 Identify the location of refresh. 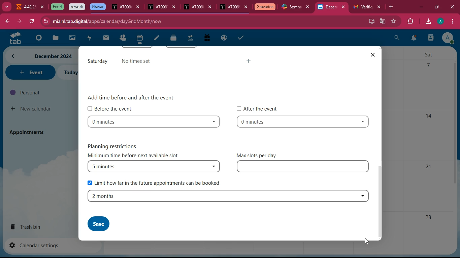
(32, 21).